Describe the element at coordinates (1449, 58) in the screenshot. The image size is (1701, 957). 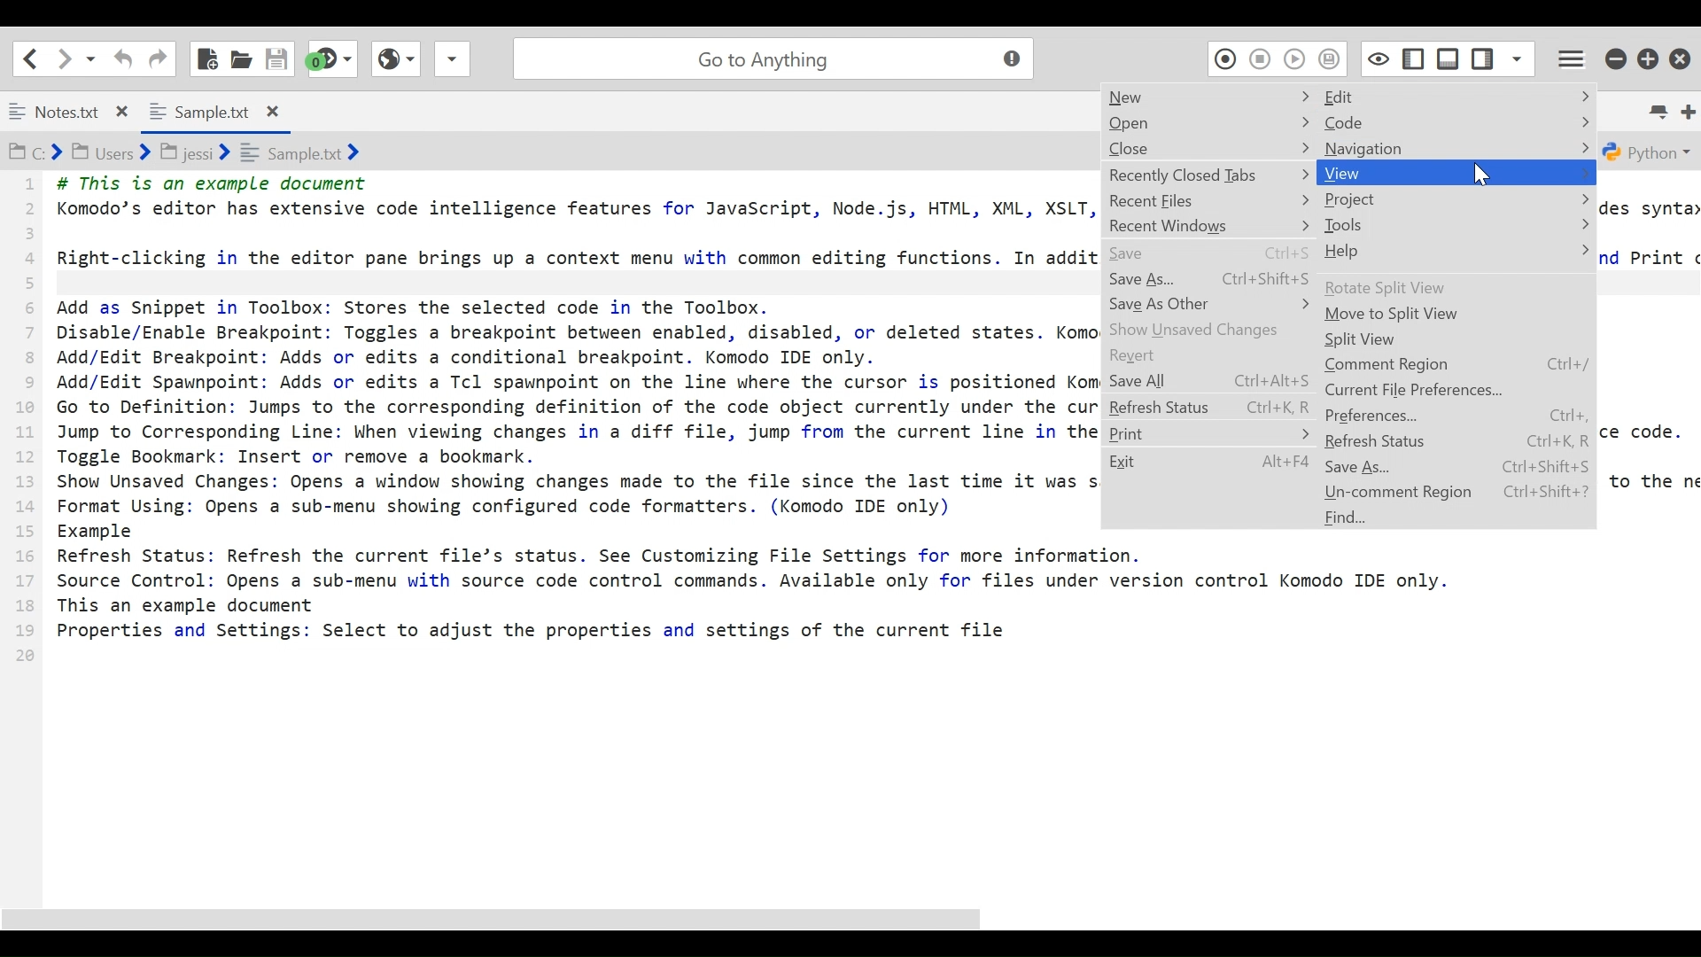
I see `Show/Hide Bottom Pane` at that location.